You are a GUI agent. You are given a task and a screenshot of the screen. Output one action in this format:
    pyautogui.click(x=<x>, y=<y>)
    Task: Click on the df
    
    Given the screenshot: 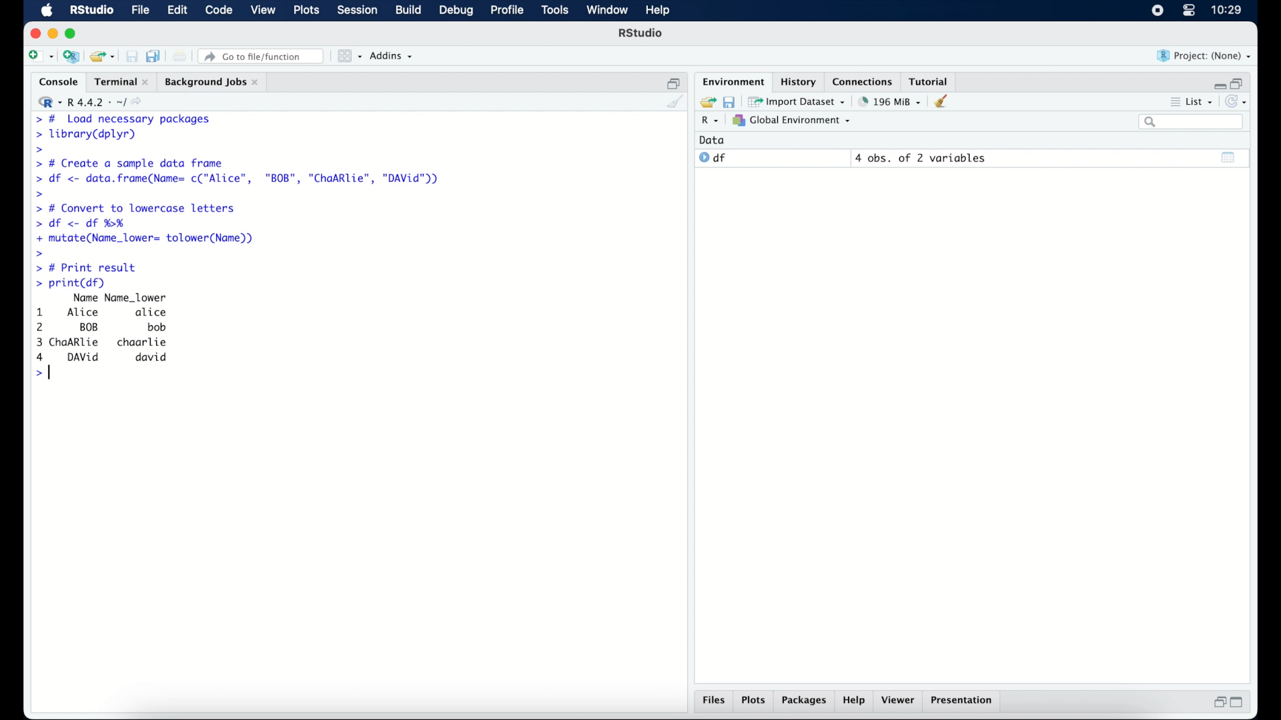 What is the action you would take?
    pyautogui.click(x=713, y=158)
    